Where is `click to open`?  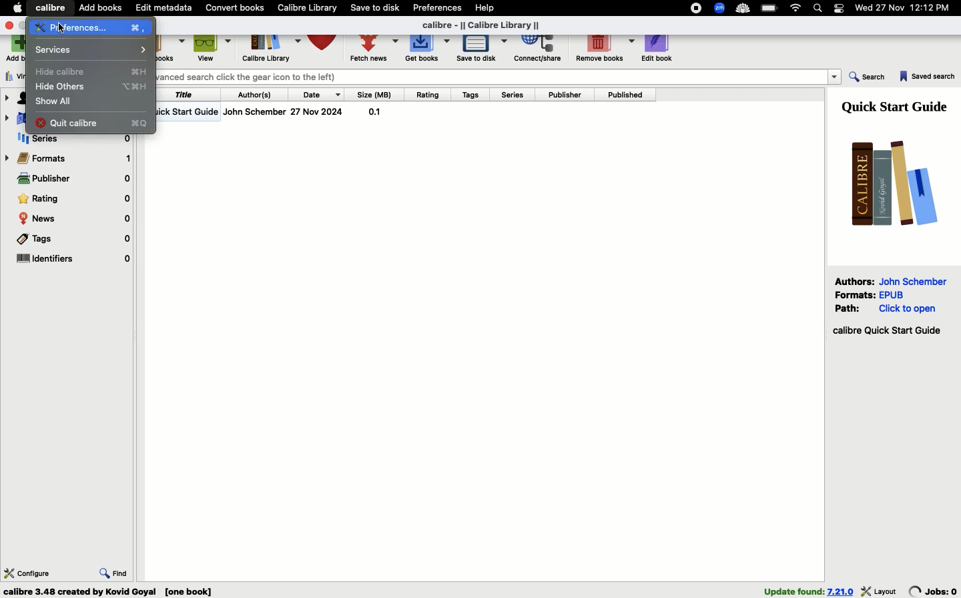
click to open is located at coordinates (908, 309).